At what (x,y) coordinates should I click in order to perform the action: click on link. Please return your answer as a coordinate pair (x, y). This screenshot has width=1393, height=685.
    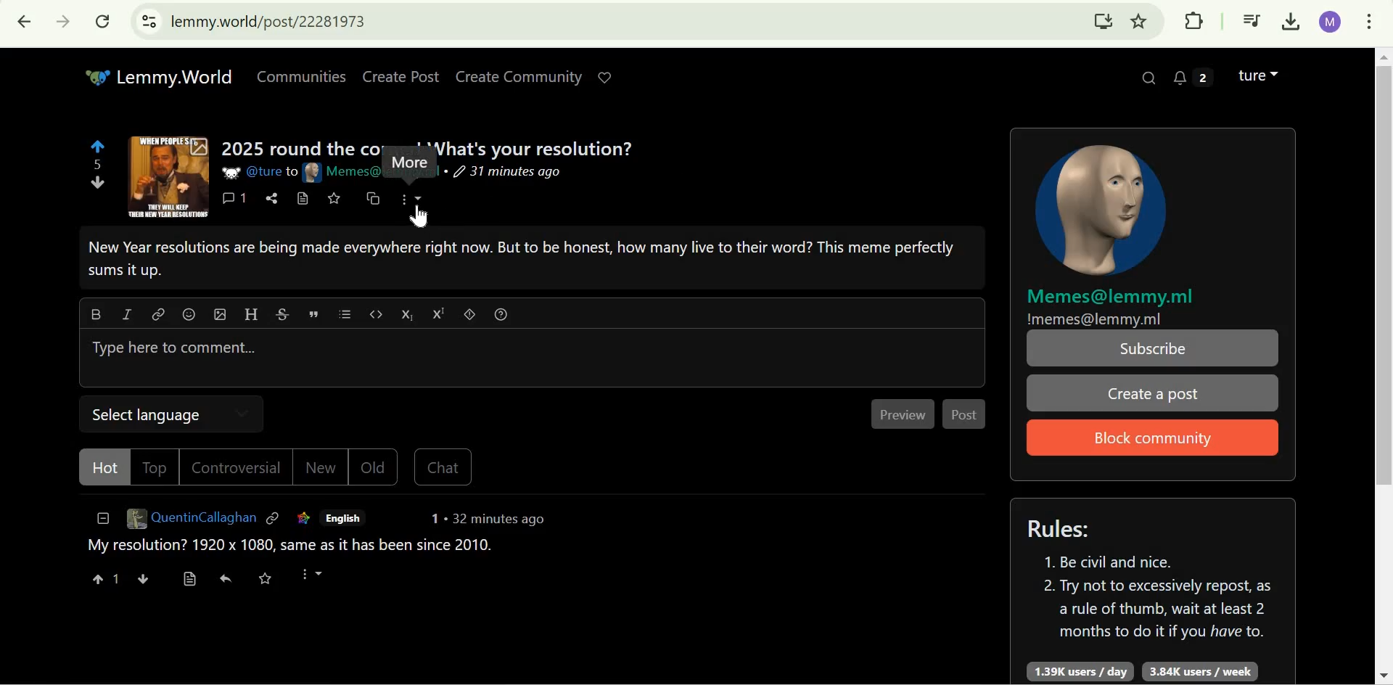
    Looking at the image, I should click on (305, 517).